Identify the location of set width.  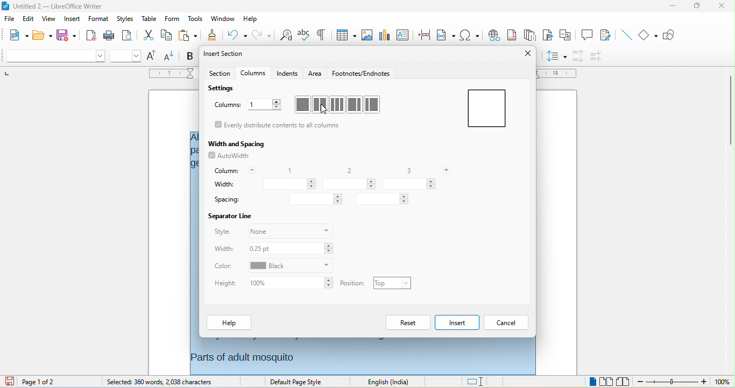
(289, 248).